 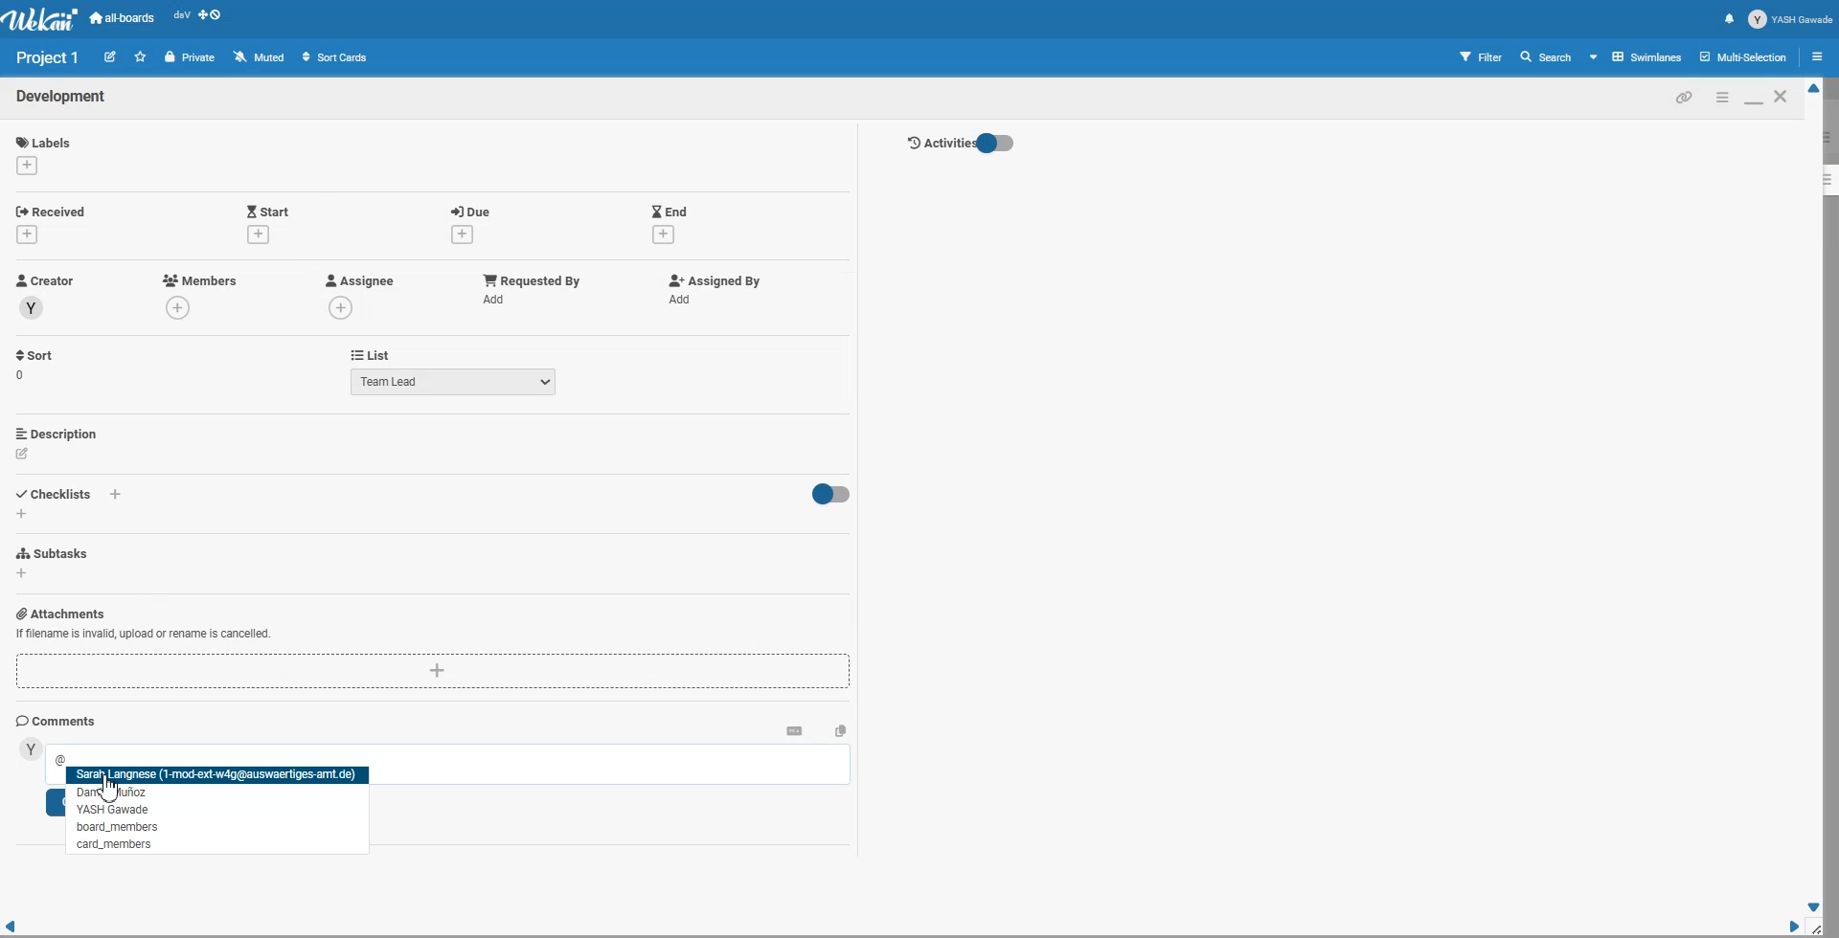 What do you see at coordinates (1782, 96) in the screenshot?
I see `Close` at bounding box center [1782, 96].